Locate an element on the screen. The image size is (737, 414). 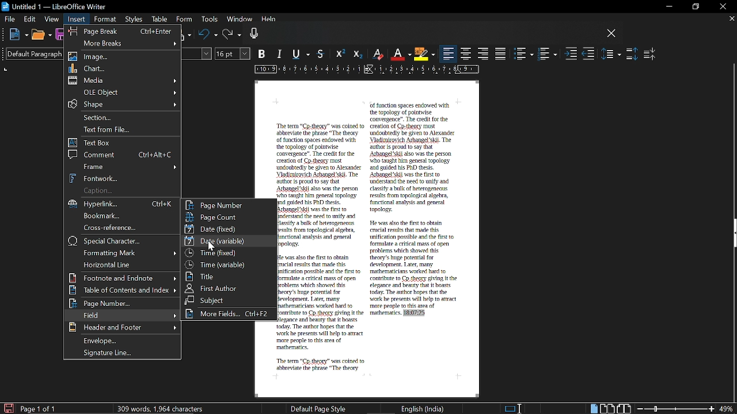
page 1 of 1 is located at coordinates (40, 409).